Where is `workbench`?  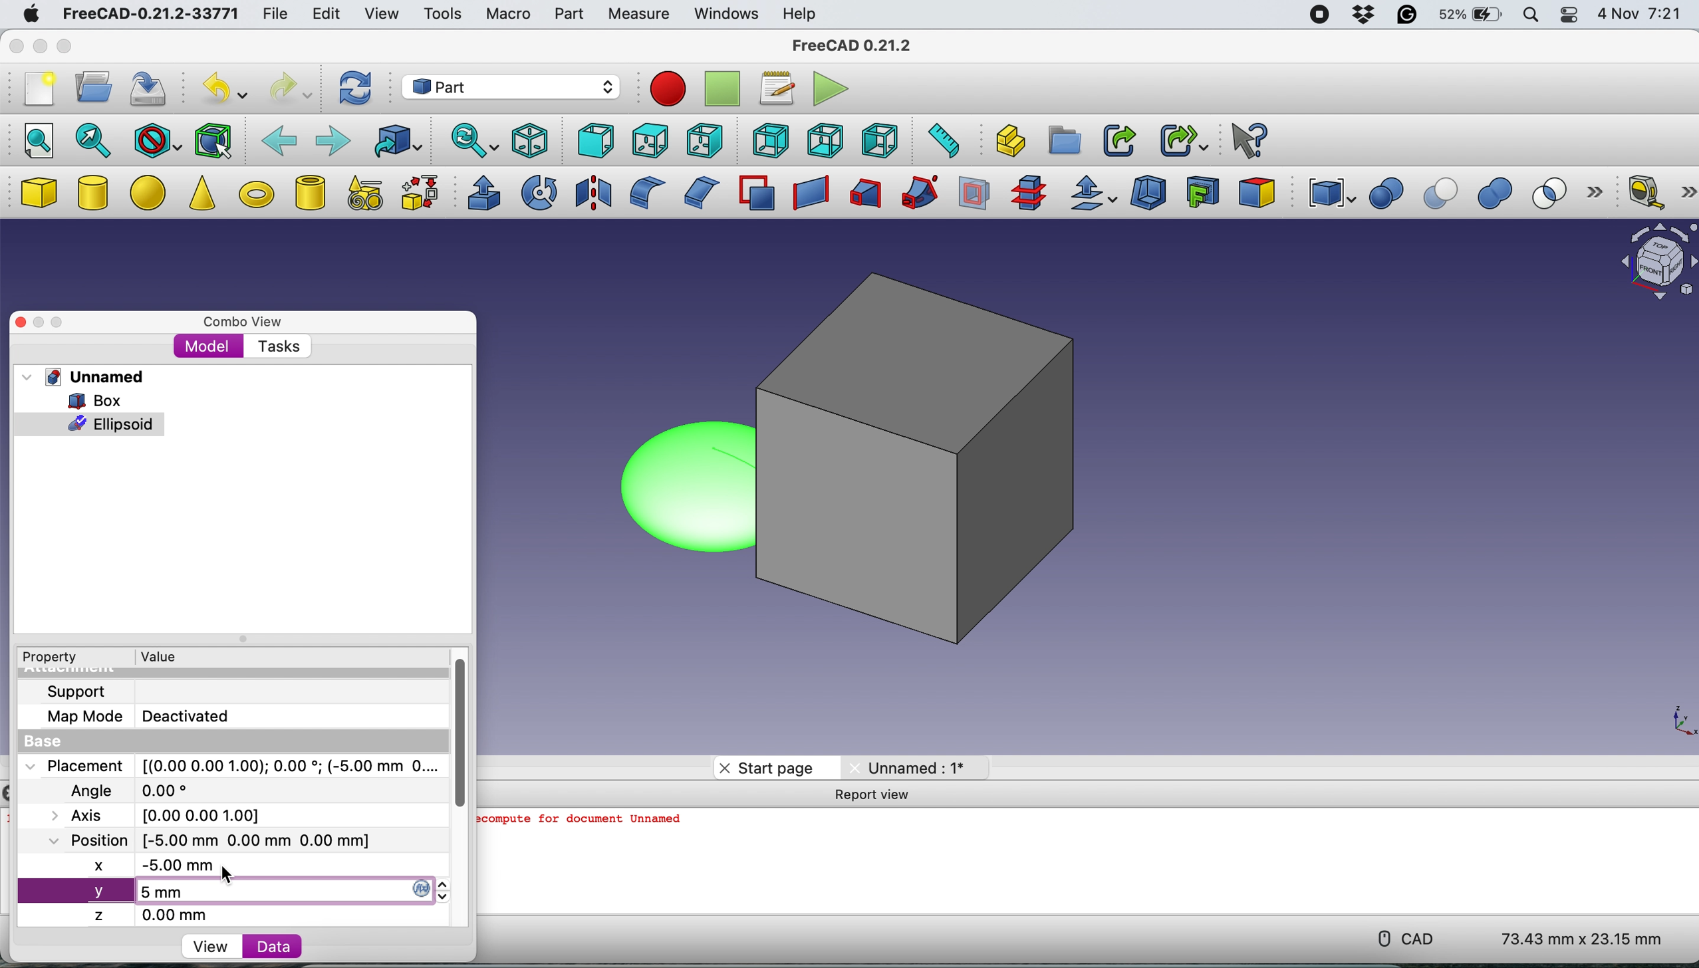
workbench is located at coordinates (509, 86).